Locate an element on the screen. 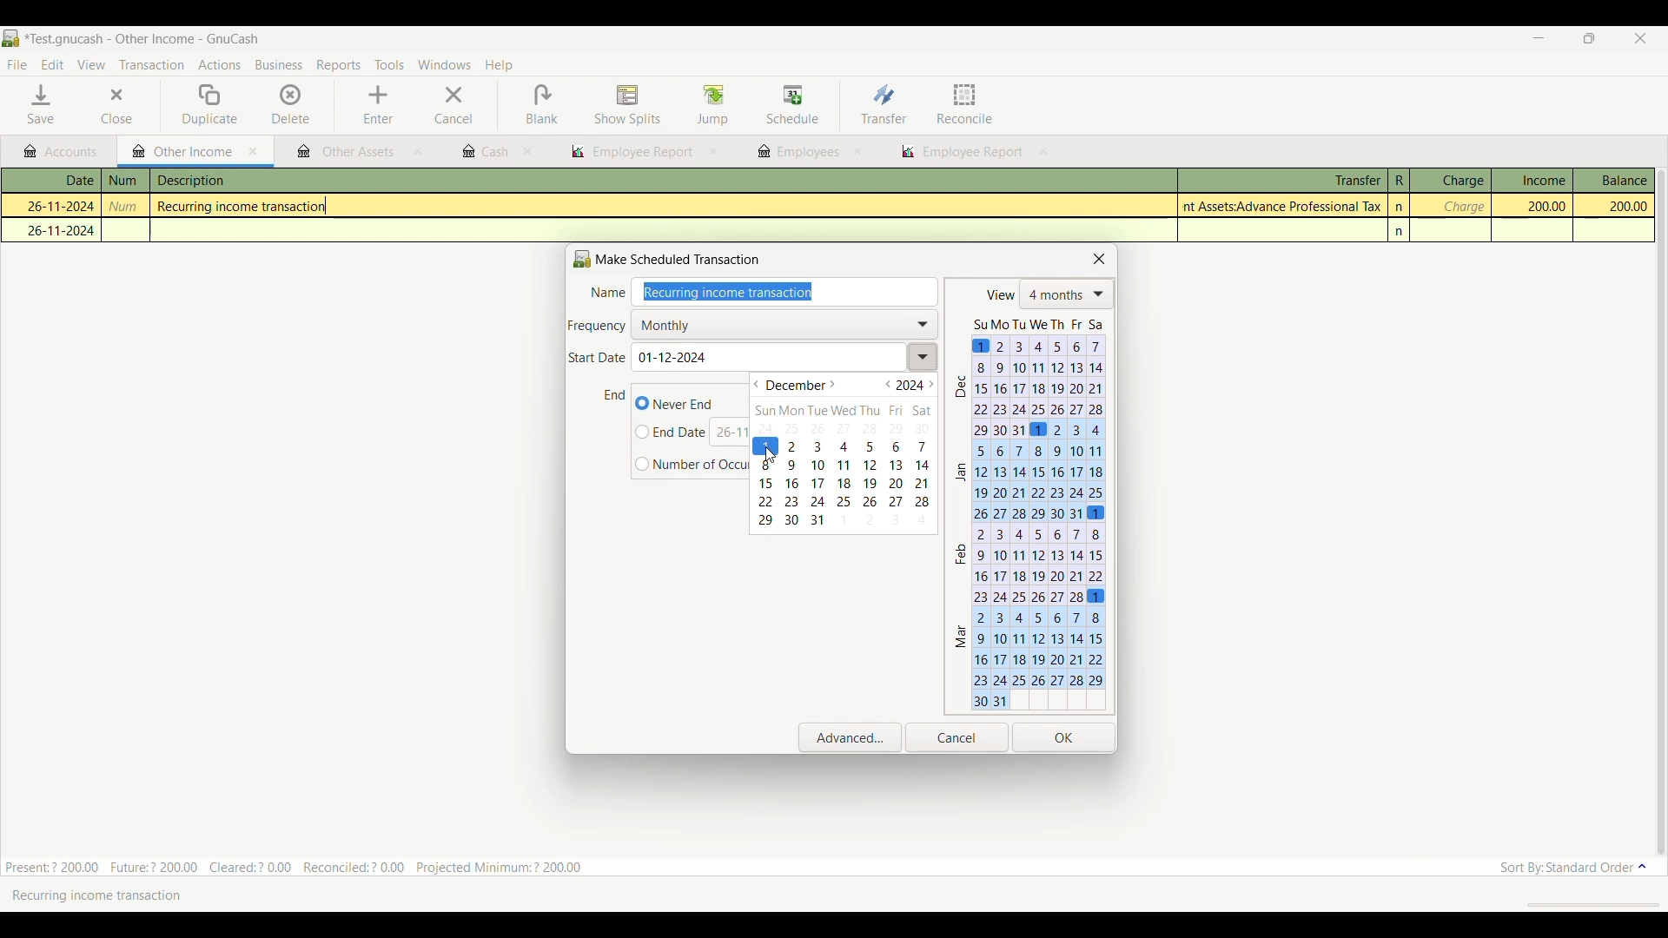 The width and height of the screenshot is (1668, 938). Selected date highlighted in calendar is located at coordinates (765, 446).